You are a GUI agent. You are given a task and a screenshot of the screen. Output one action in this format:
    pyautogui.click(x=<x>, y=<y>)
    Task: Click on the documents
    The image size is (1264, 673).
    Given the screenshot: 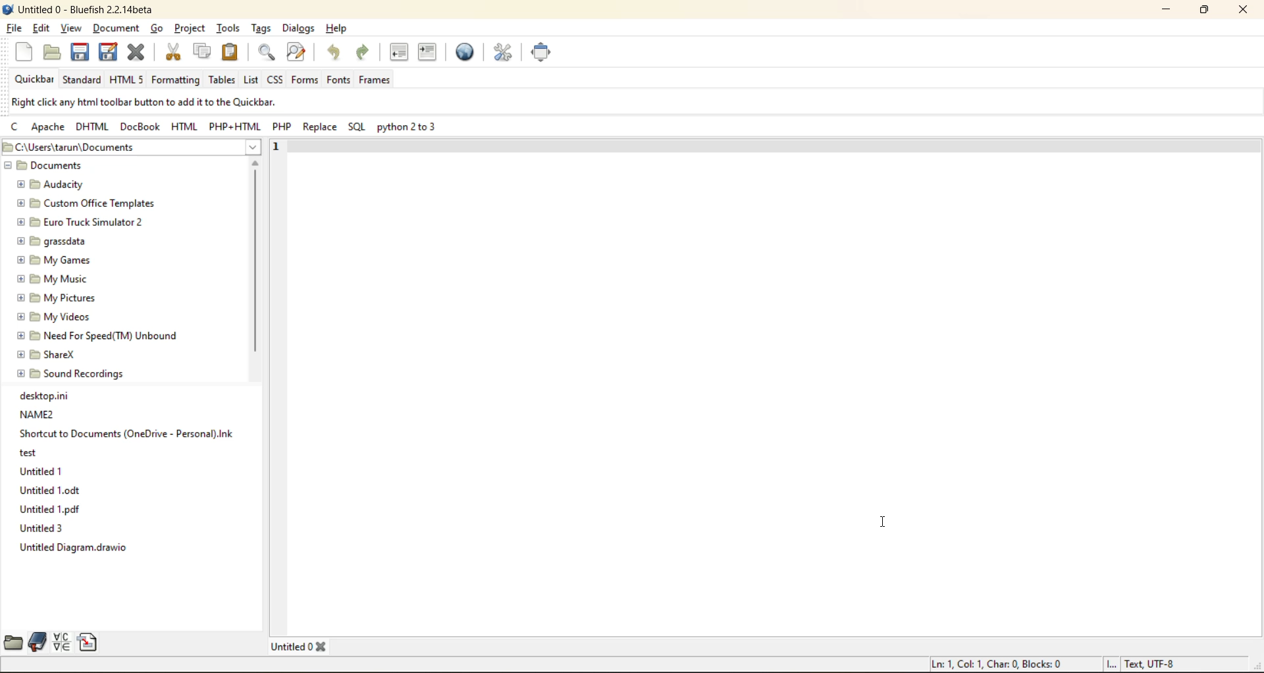 What is the action you would take?
    pyautogui.click(x=82, y=167)
    